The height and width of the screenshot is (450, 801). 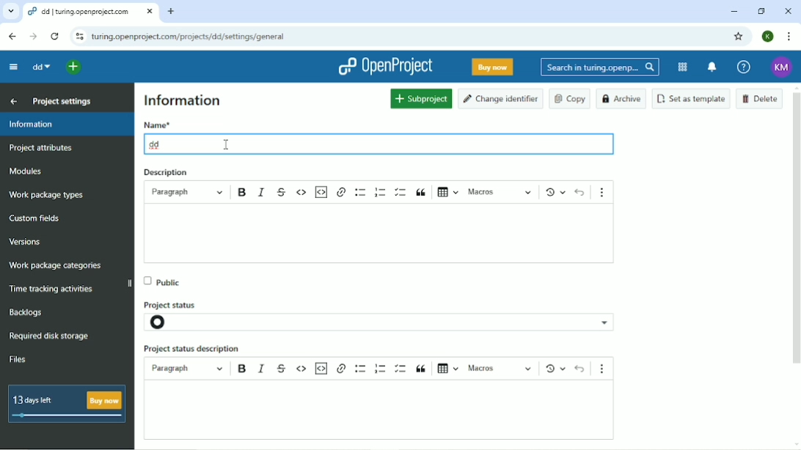 I want to click on Numbered list, so click(x=380, y=191).